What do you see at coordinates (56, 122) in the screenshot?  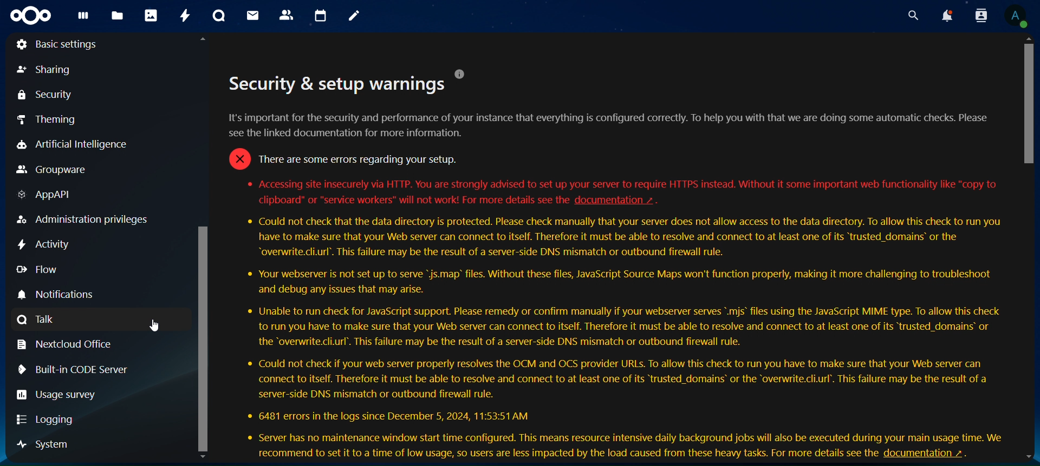 I see `theming` at bounding box center [56, 122].